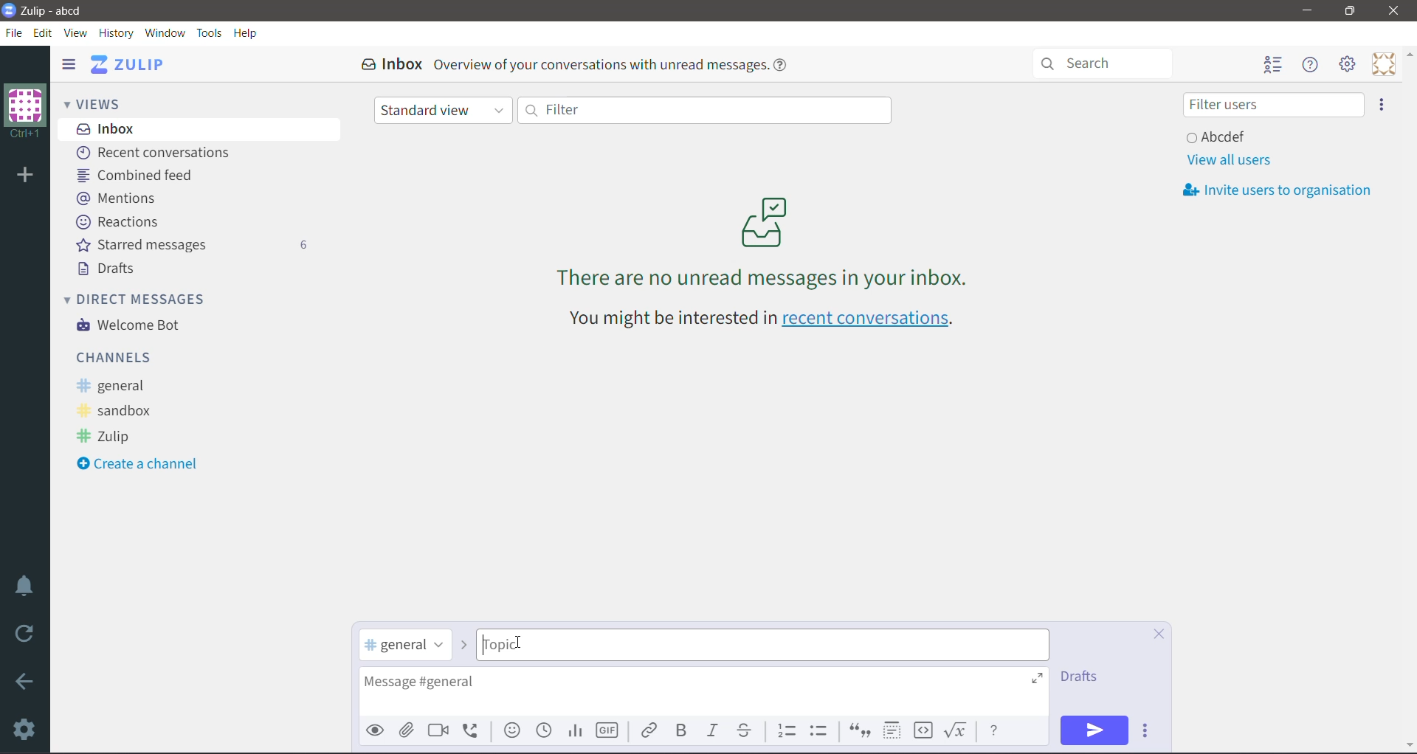 This screenshot has height=754, width=1417. I want to click on Add global time, so click(545, 730).